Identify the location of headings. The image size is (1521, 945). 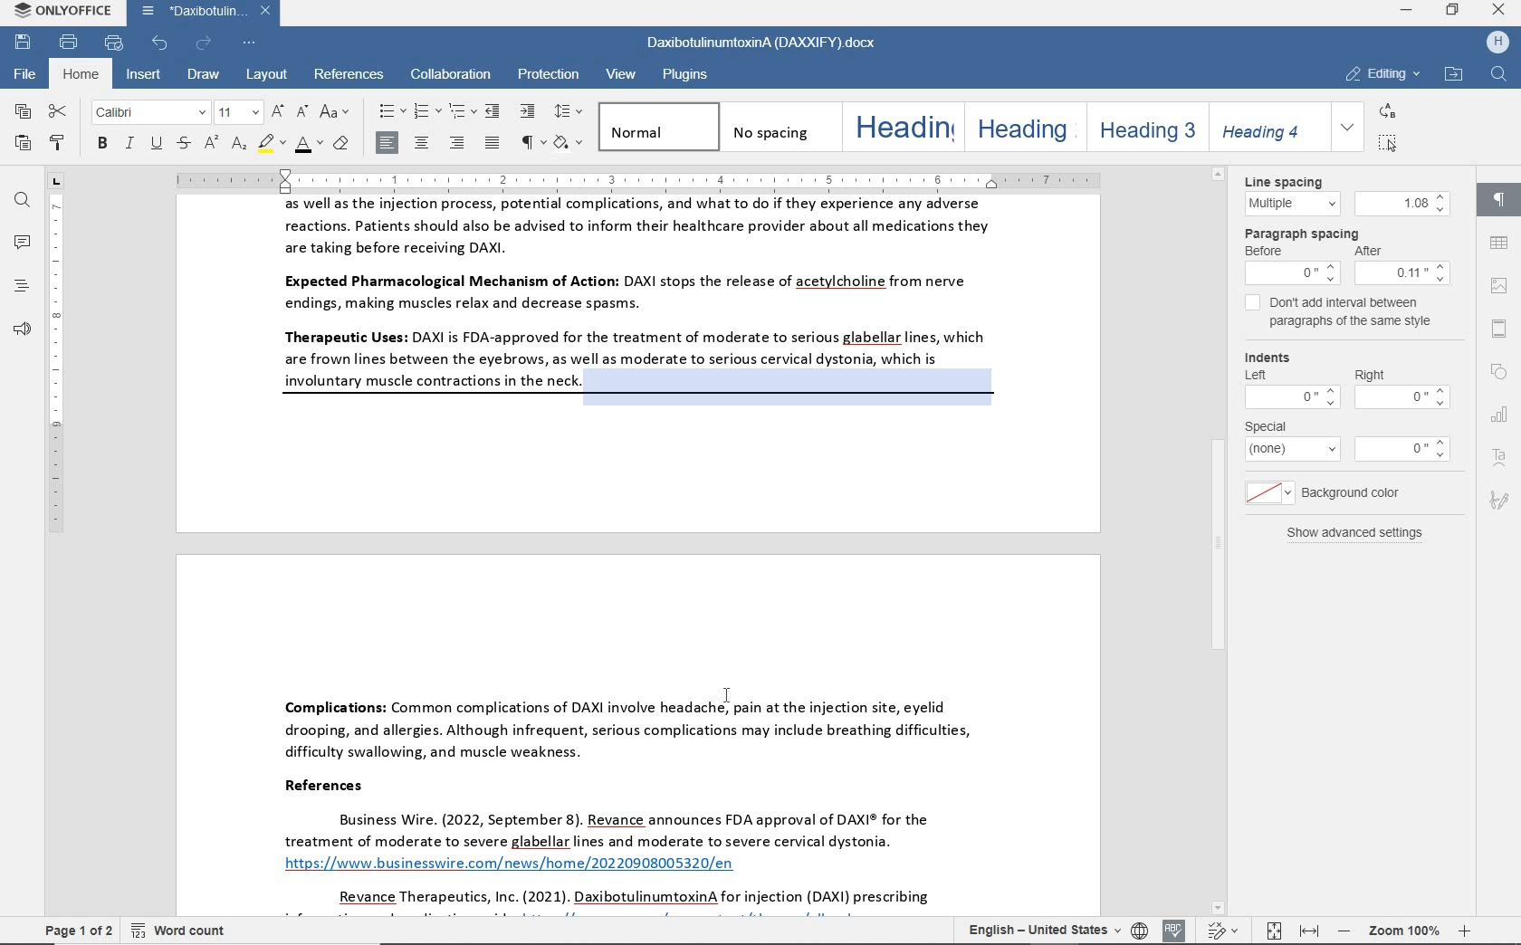
(18, 288).